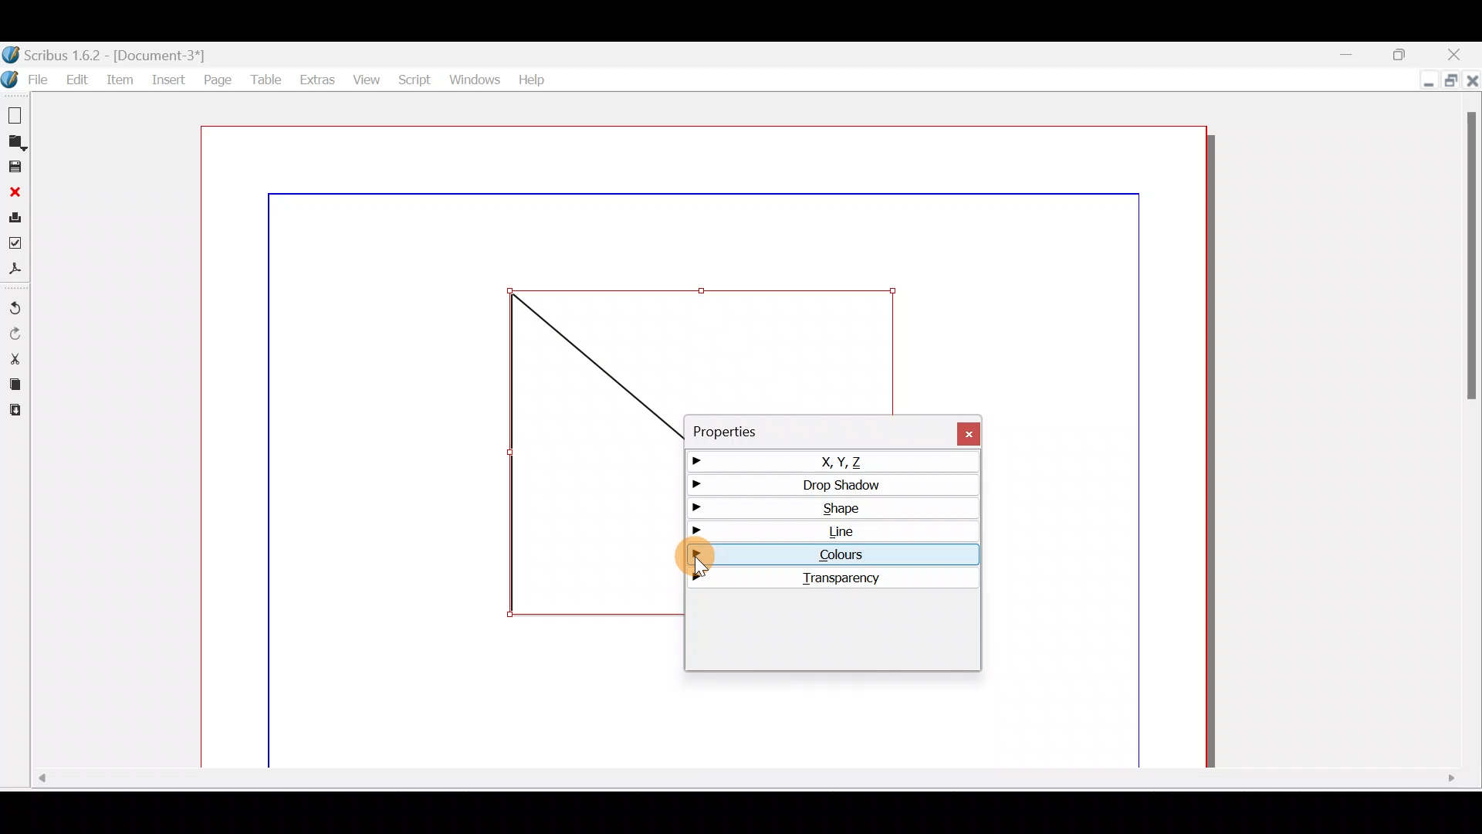 The height and width of the screenshot is (834, 1482). Describe the element at coordinates (833, 554) in the screenshot. I see `Colours` at that location.